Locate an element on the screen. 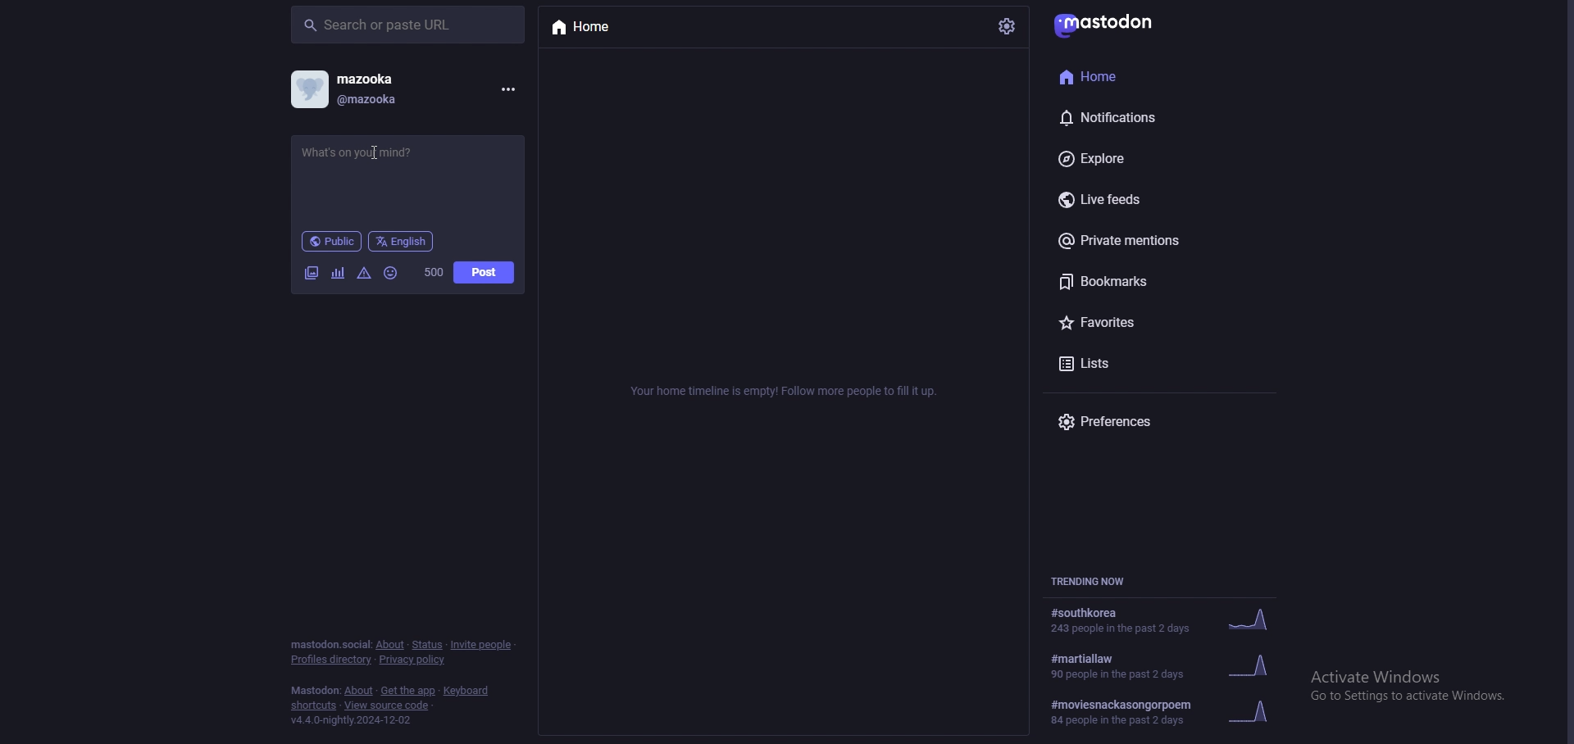 The width and height of the screenshot is (1574, 744). warning is located at coordinates (365, 274).